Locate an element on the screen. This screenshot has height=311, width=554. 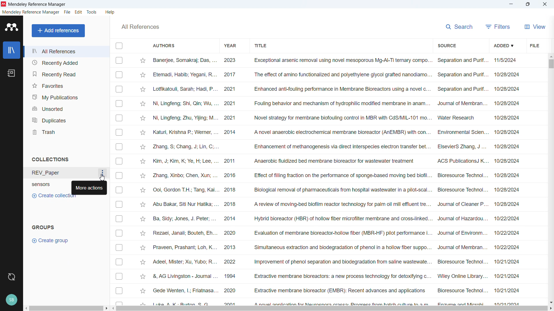
Authors  is located at coordinates (164, 46).